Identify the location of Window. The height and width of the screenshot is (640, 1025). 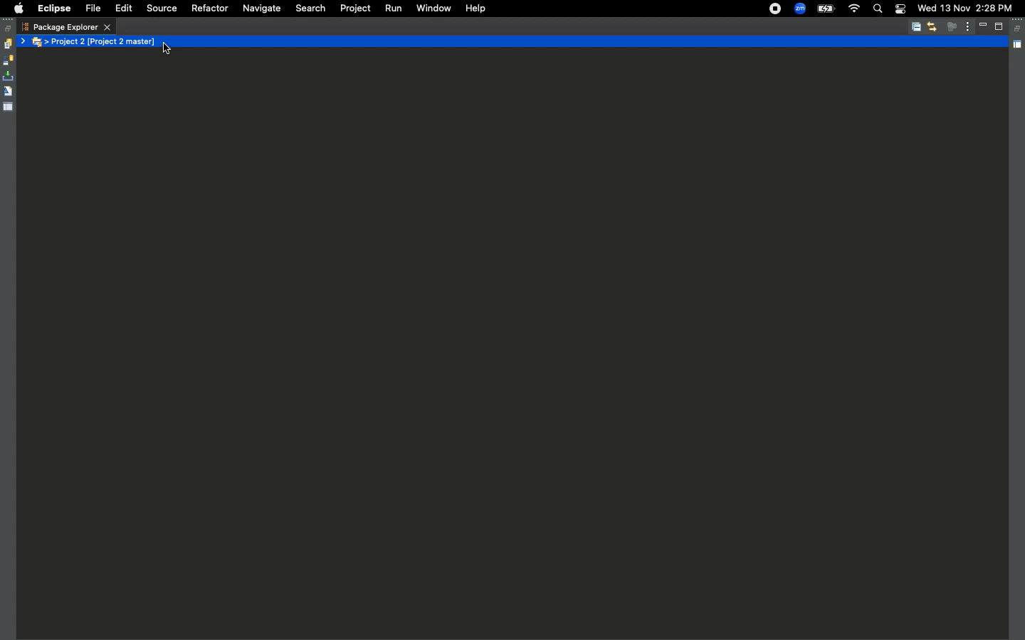
(432, 7).